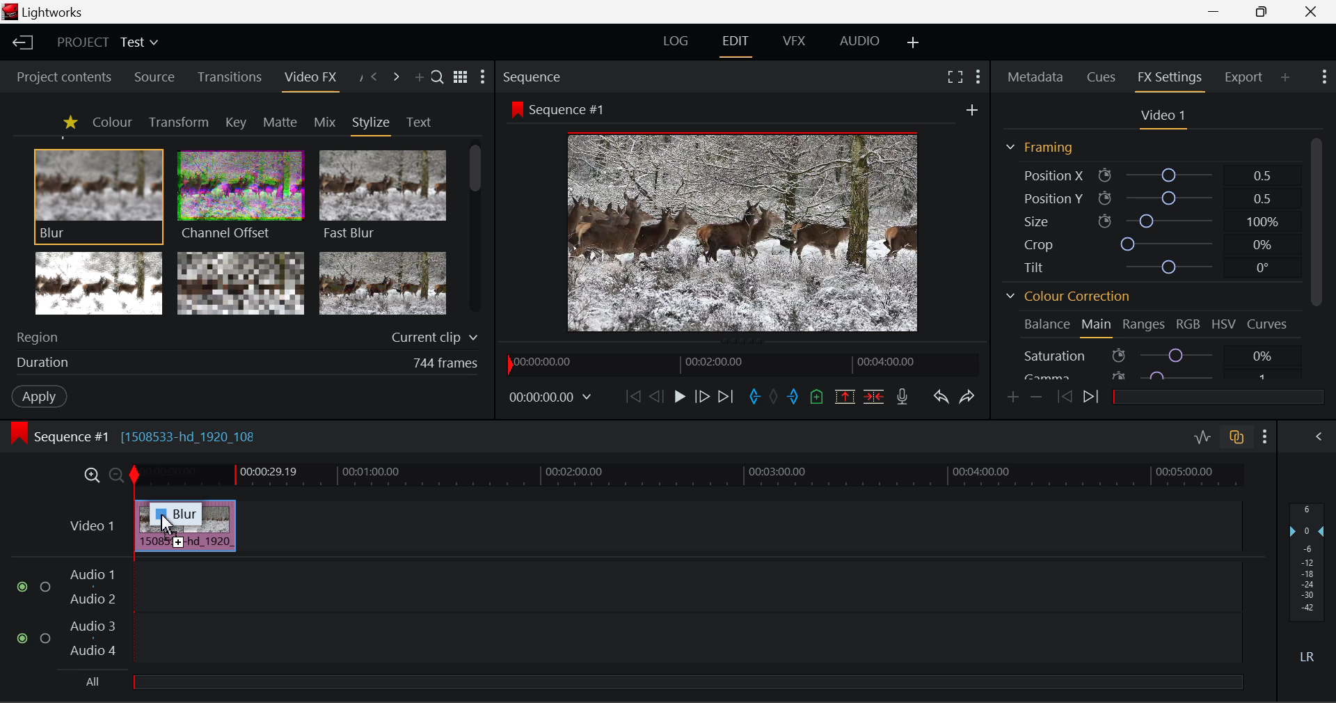  I want to click on Balance, so click(1047, 326).